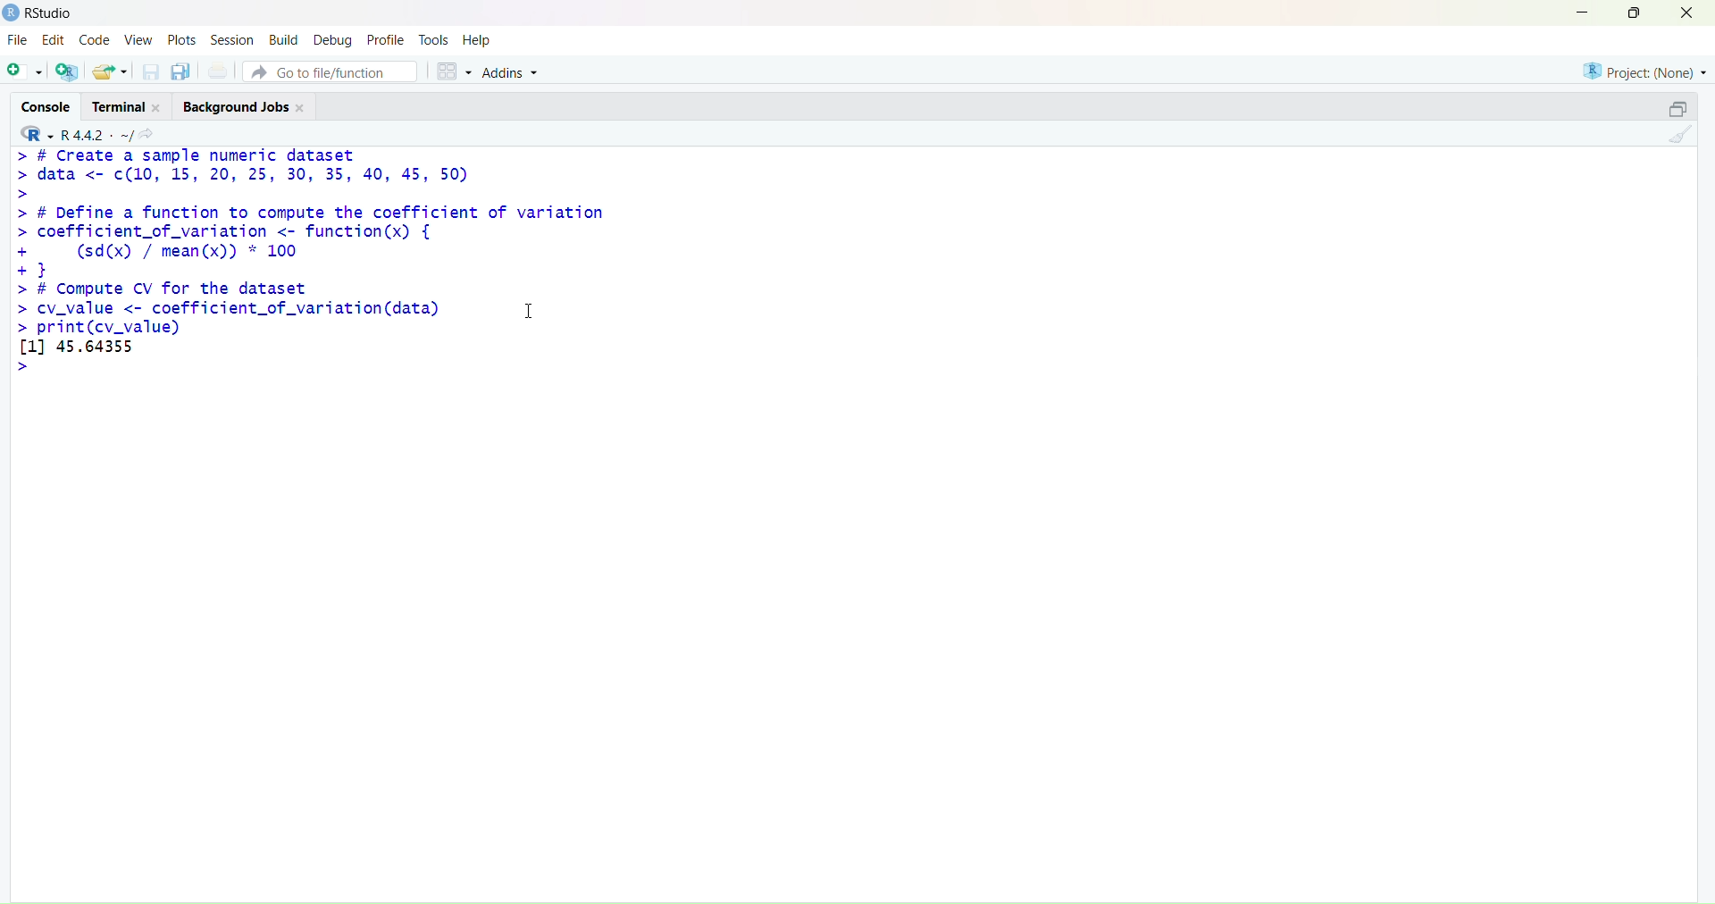 This screenshot has width=1715, height=904. I want to click on minimise, so click(1584, 12).